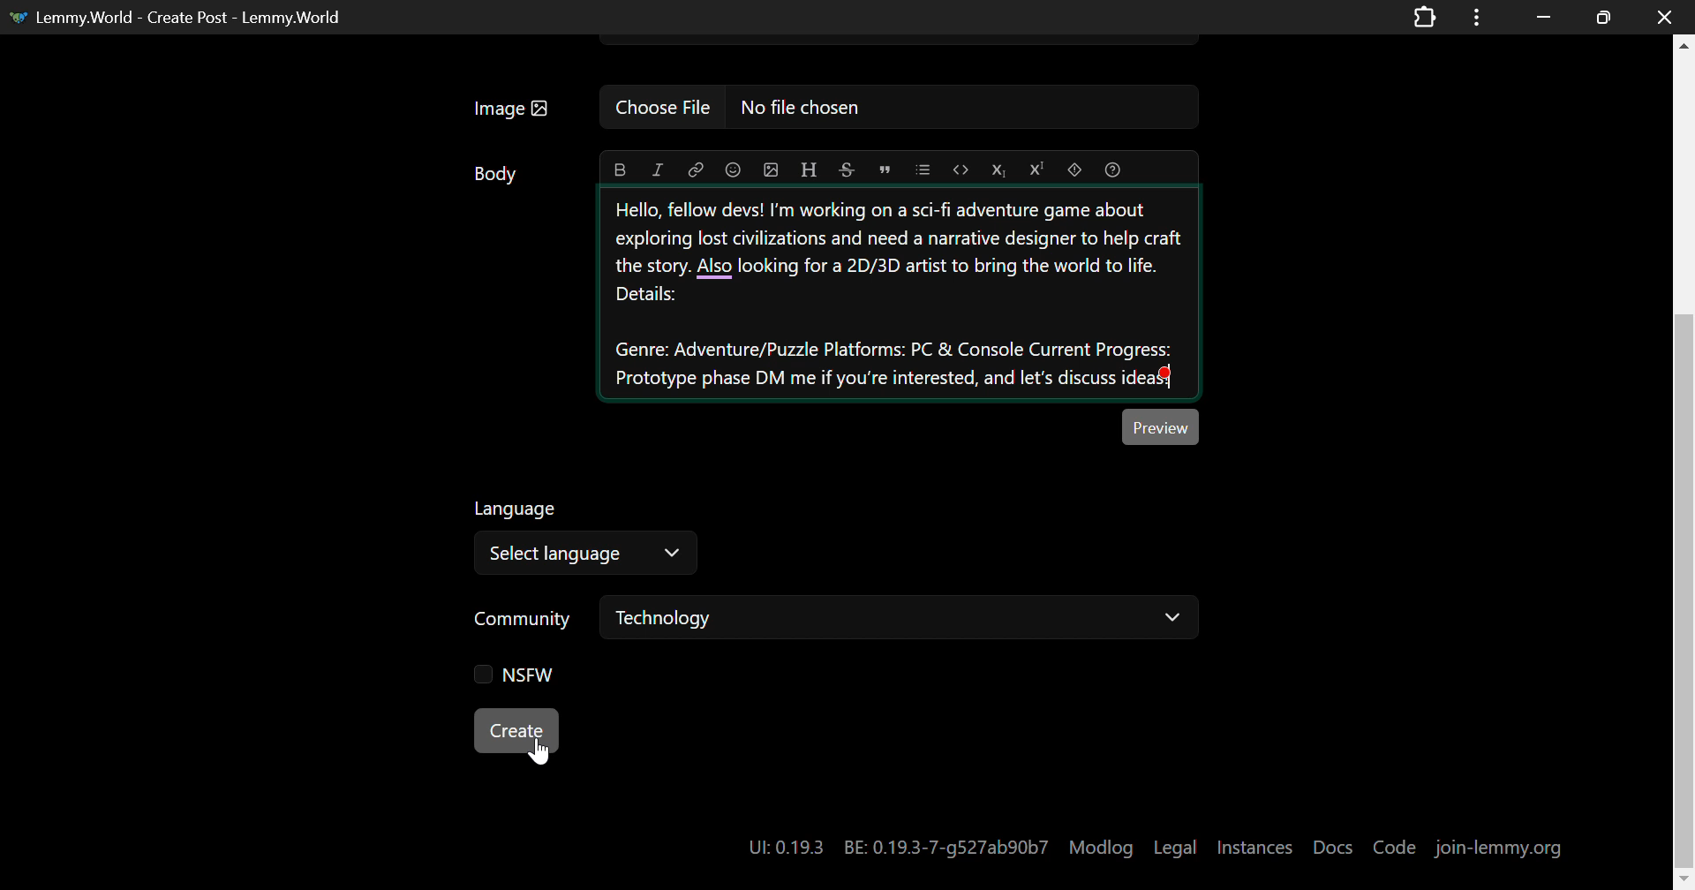  Describe the element at coordinates (660, 169) in the screenshot. I see `italic` at that location.